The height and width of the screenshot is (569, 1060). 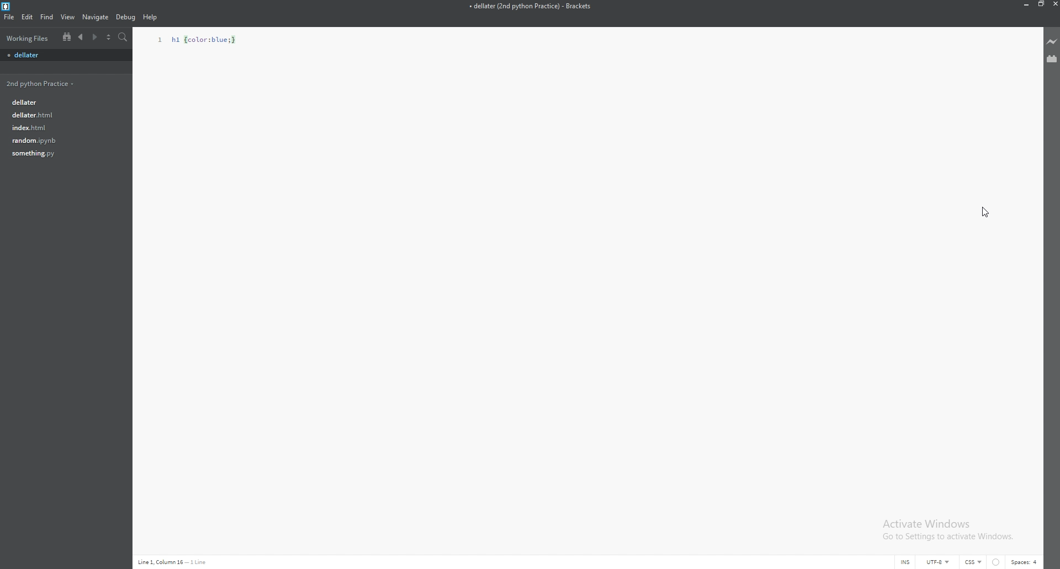 I want to click on working files, so click(x=29, y=38).